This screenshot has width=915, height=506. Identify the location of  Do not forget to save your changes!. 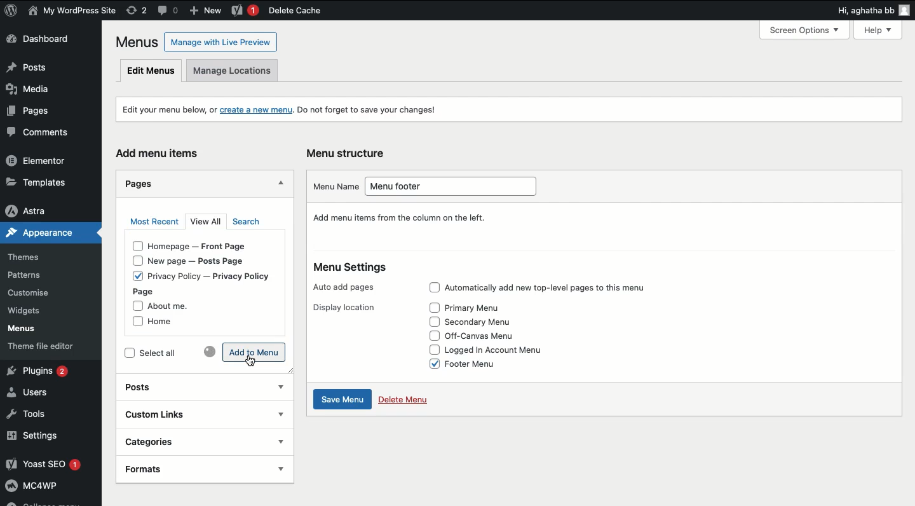
(377, 111).